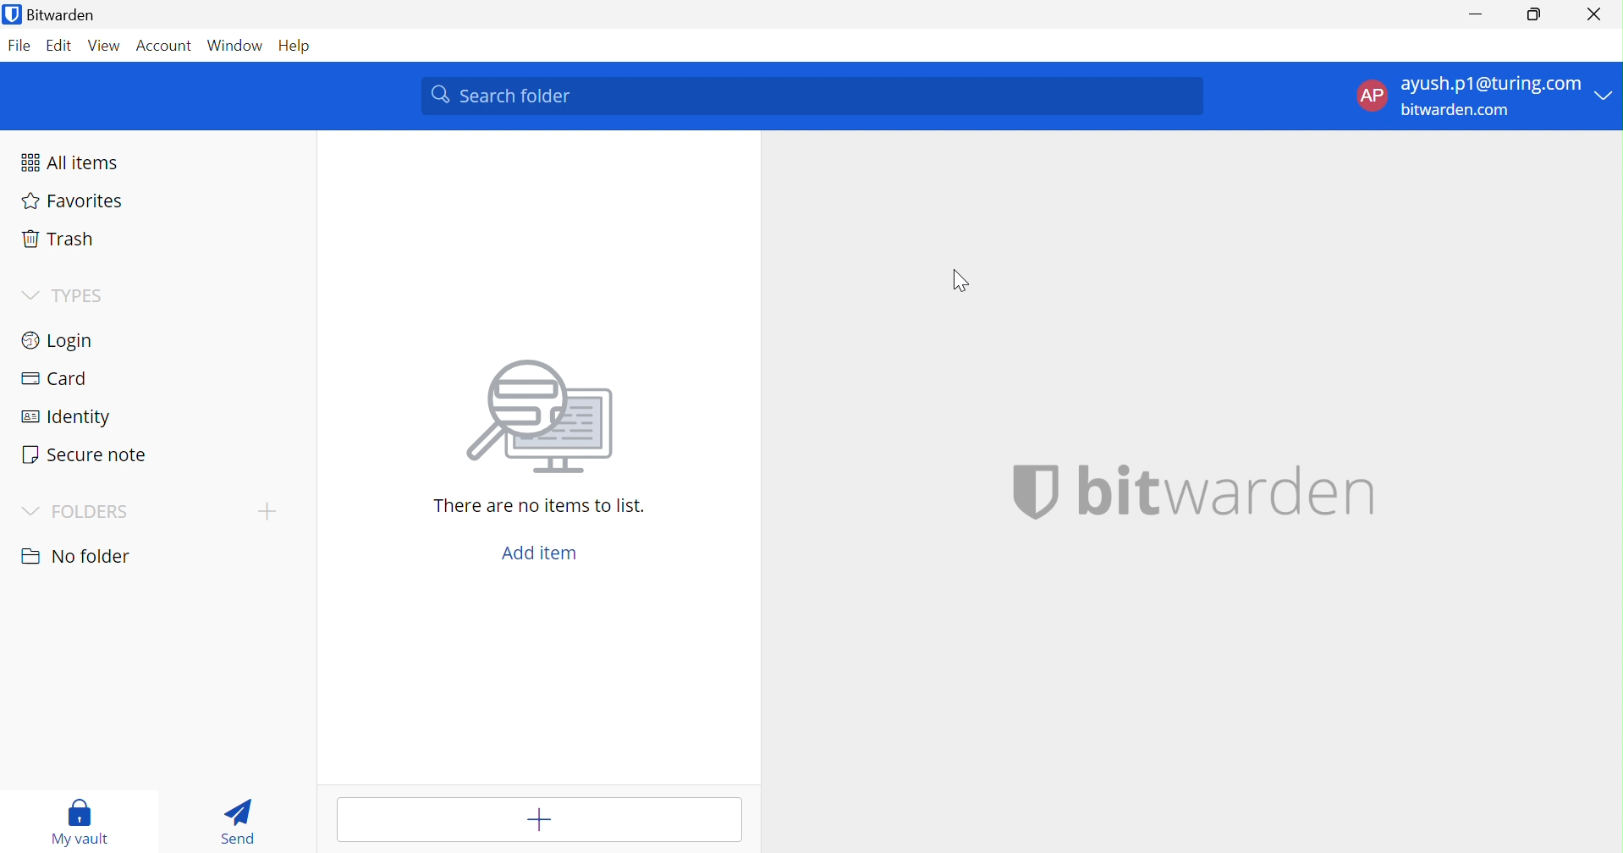 This screenshot has width=1623, height=853. Describe the element at coordinates (304, 47) in the screenshot. I see `Help` at that location.